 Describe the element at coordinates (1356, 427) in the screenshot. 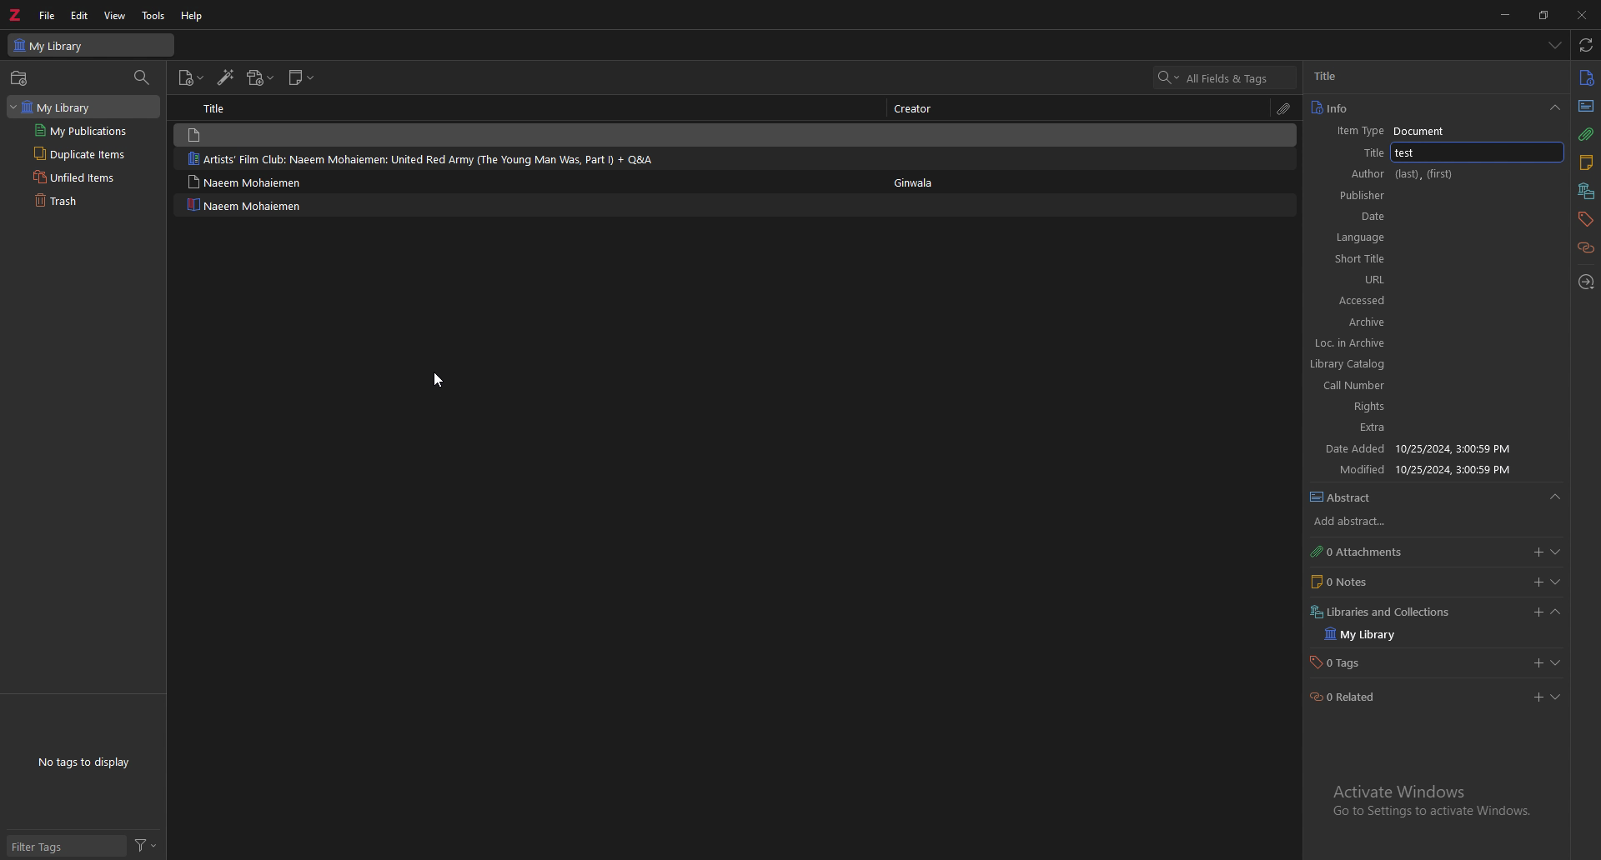

I see `short title` at that location.